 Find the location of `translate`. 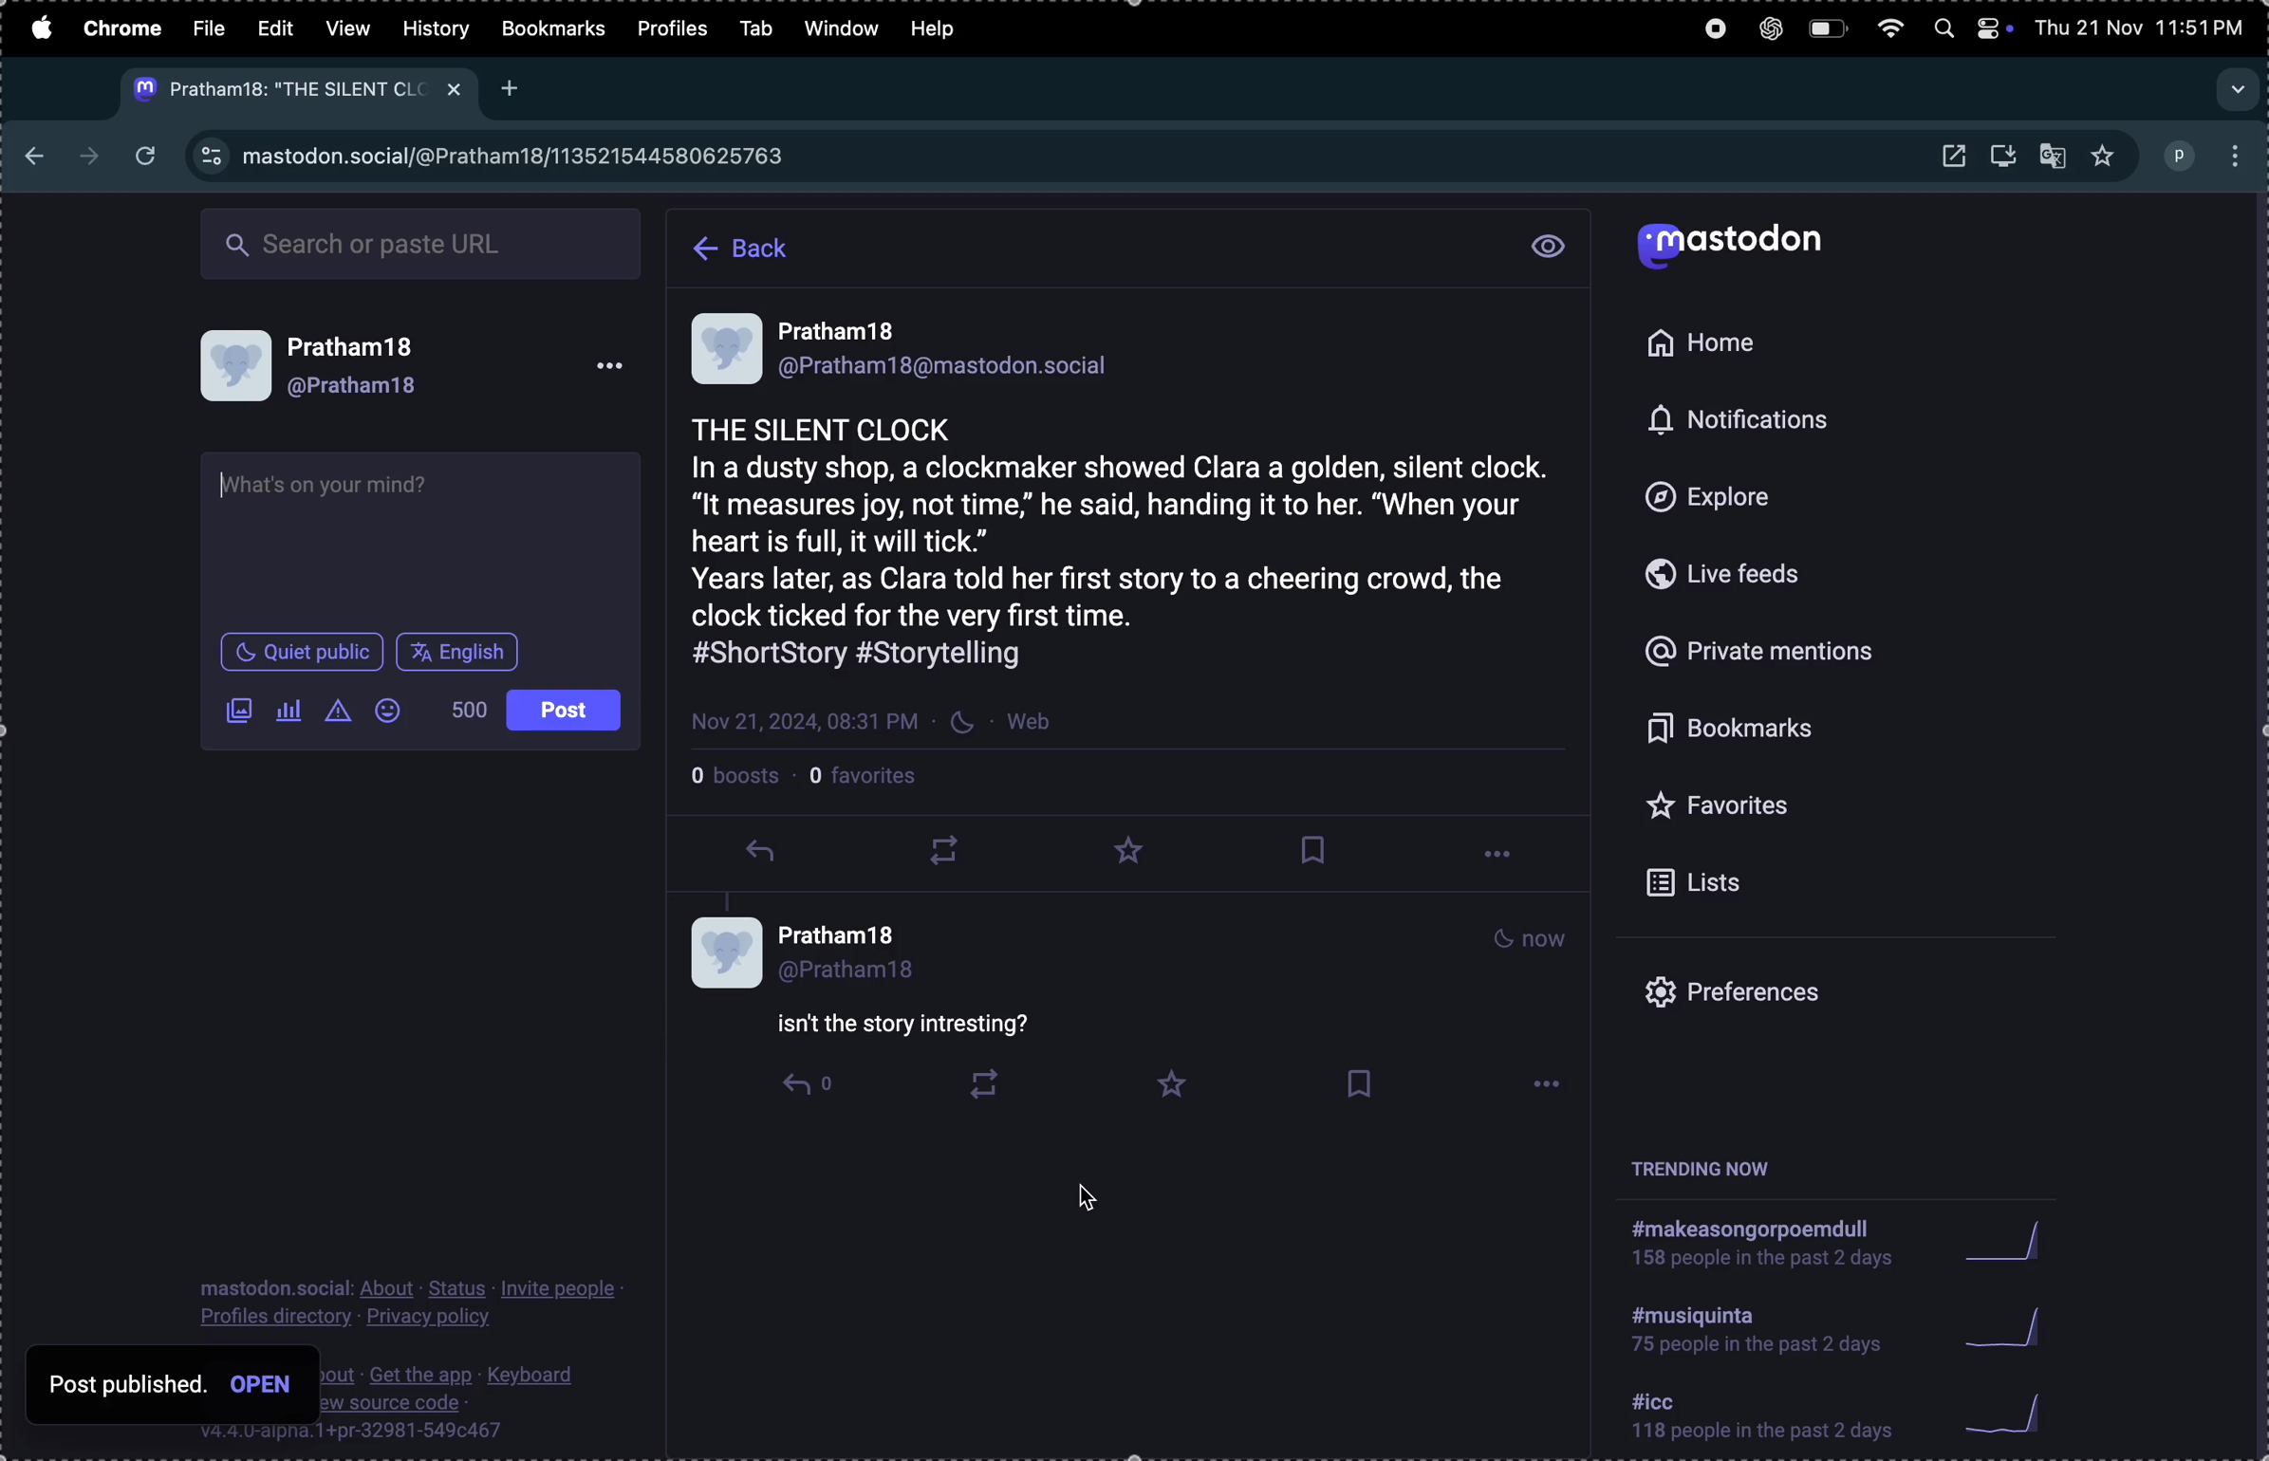

translate is located at coordinates (2055, 154).